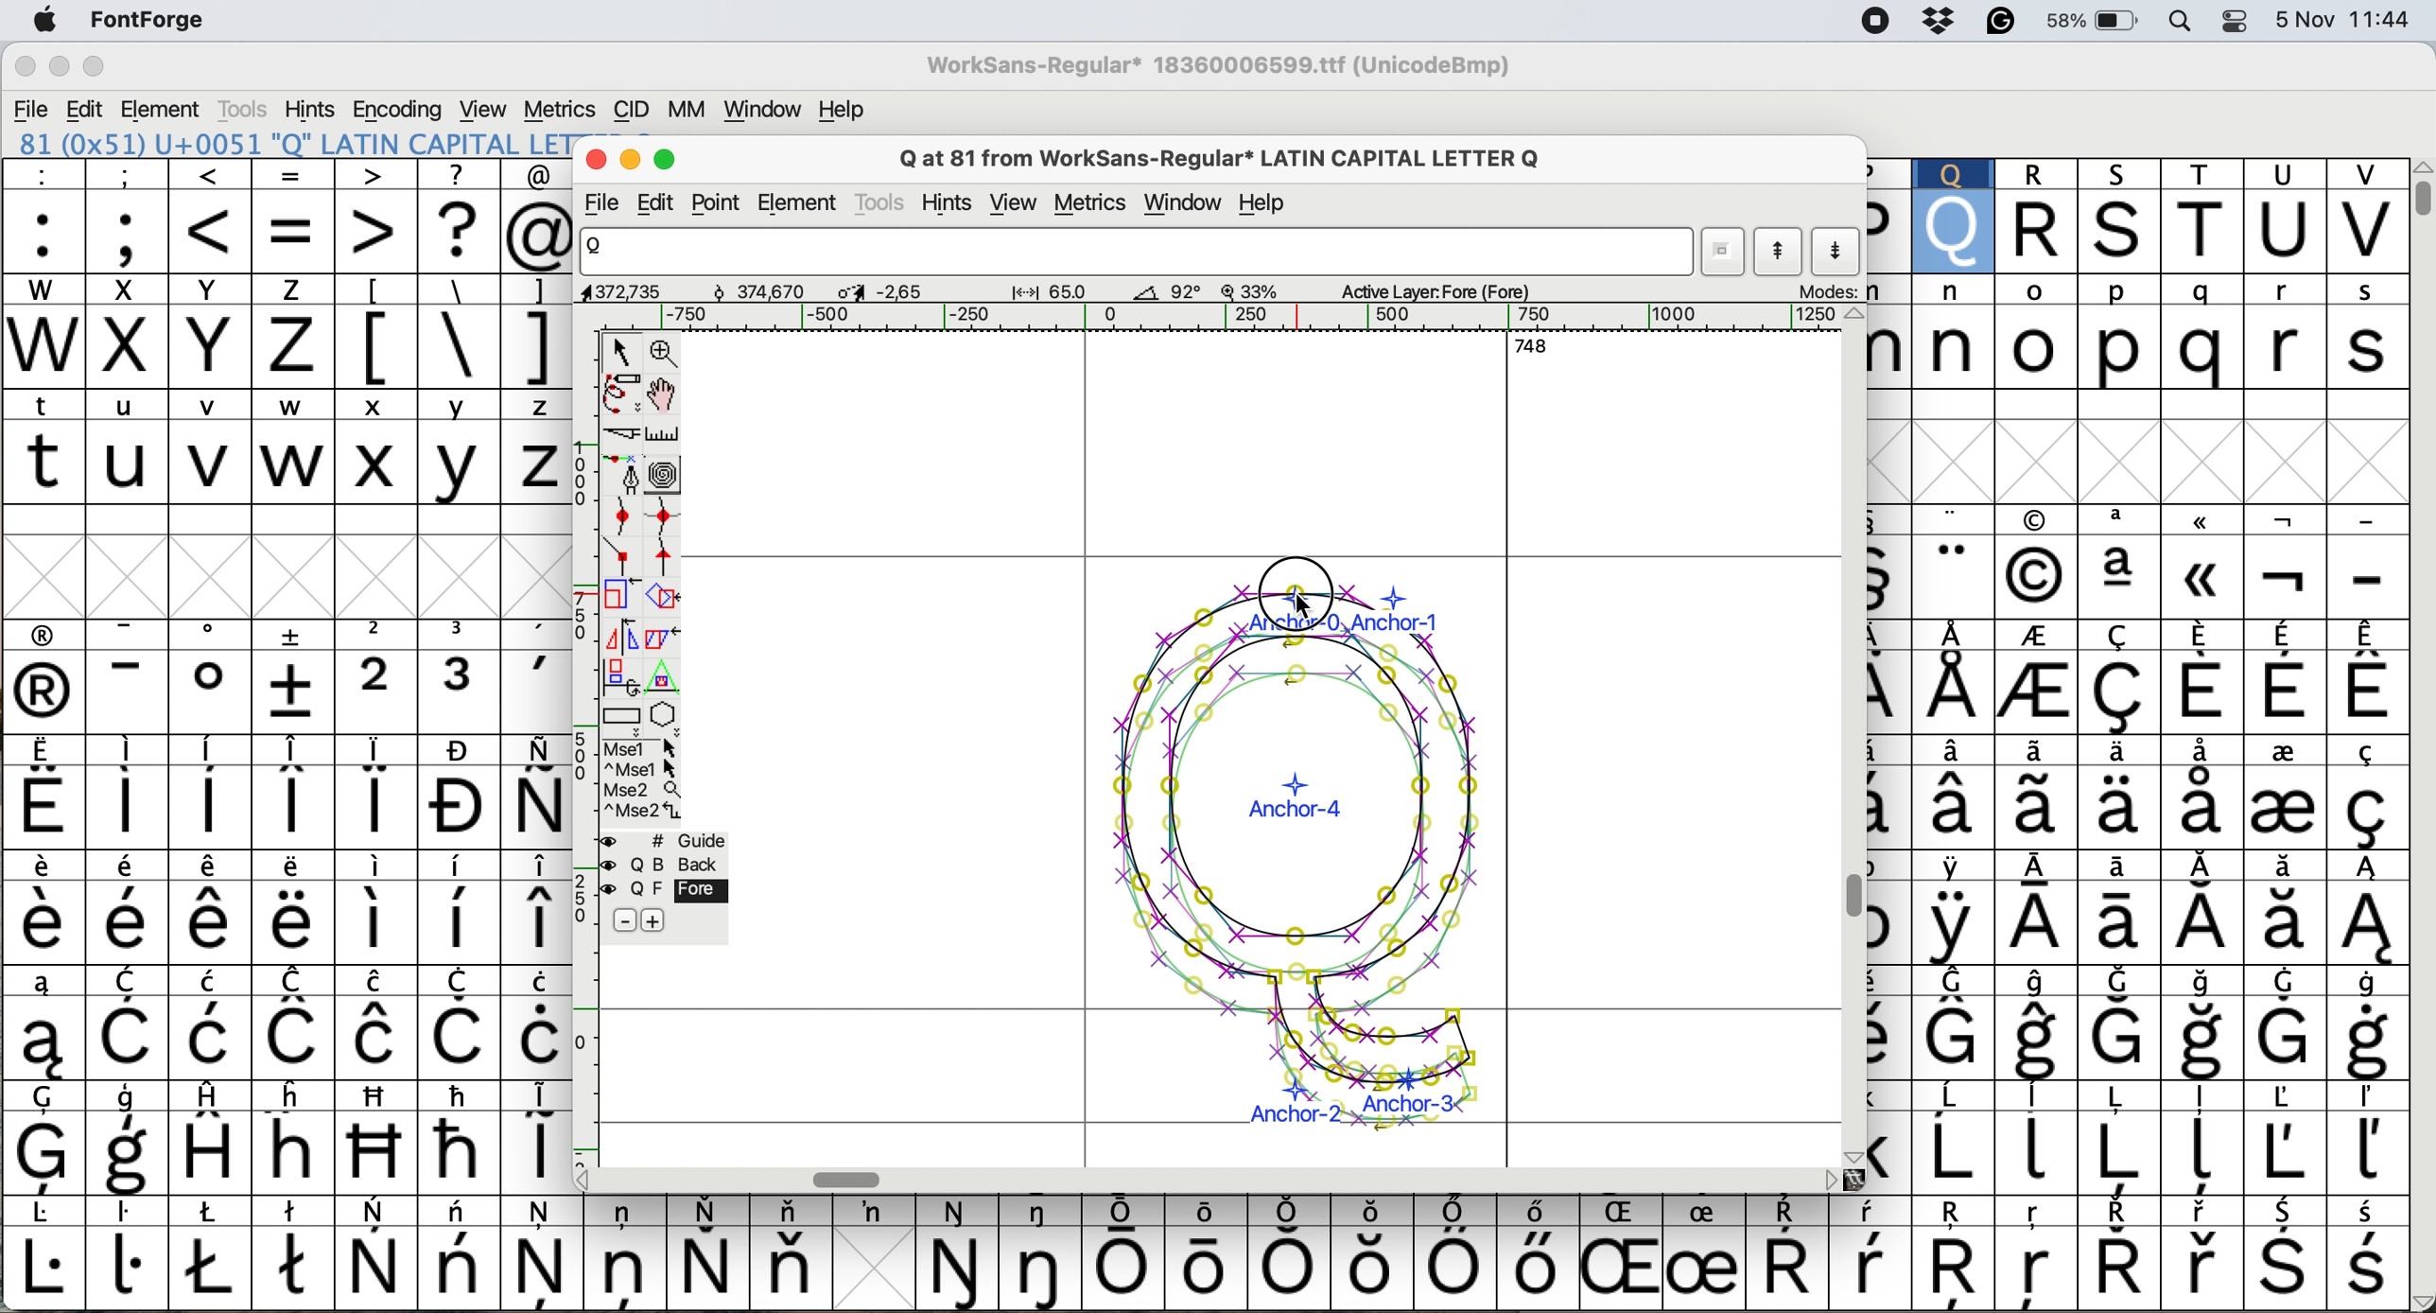 This screenshot has width=2436, height=1313. Describe the element at coordinates (621, 919) in the screenshot. I see `remove` at that location.